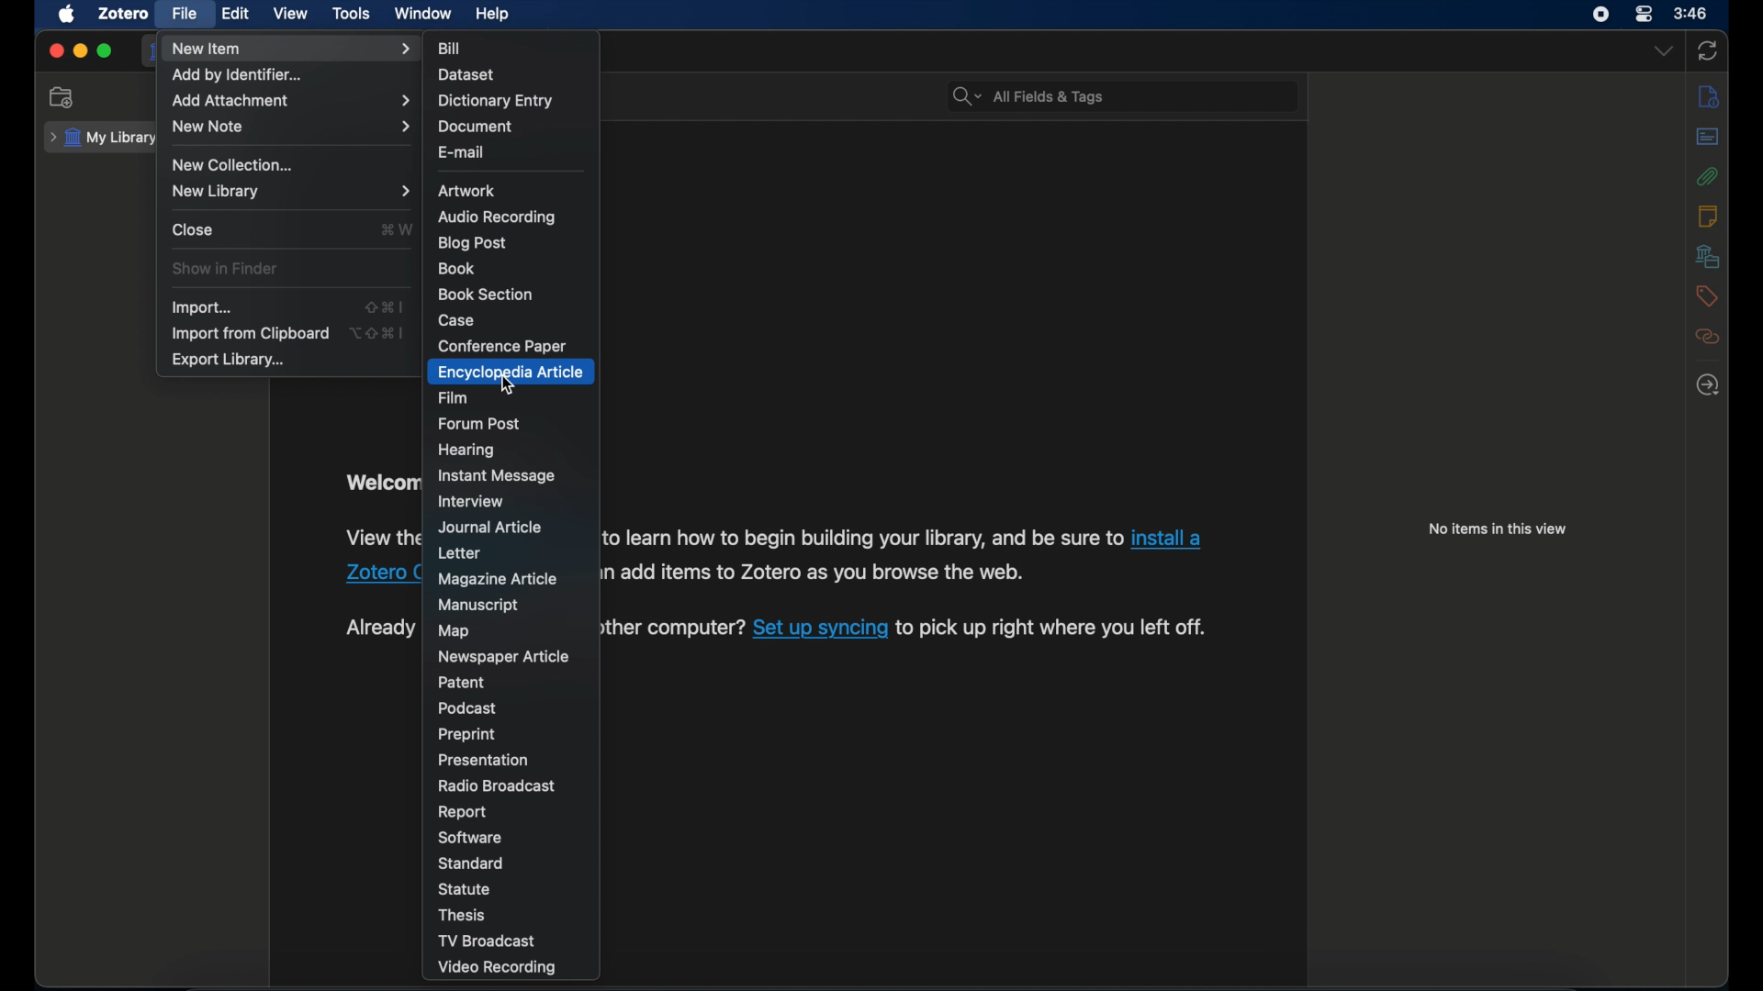 This screenshot has height=991, width=1763. What do you see at coordinates (469, 191) in the screenshot?
I see `artwork` at bounding box center [469, 191].